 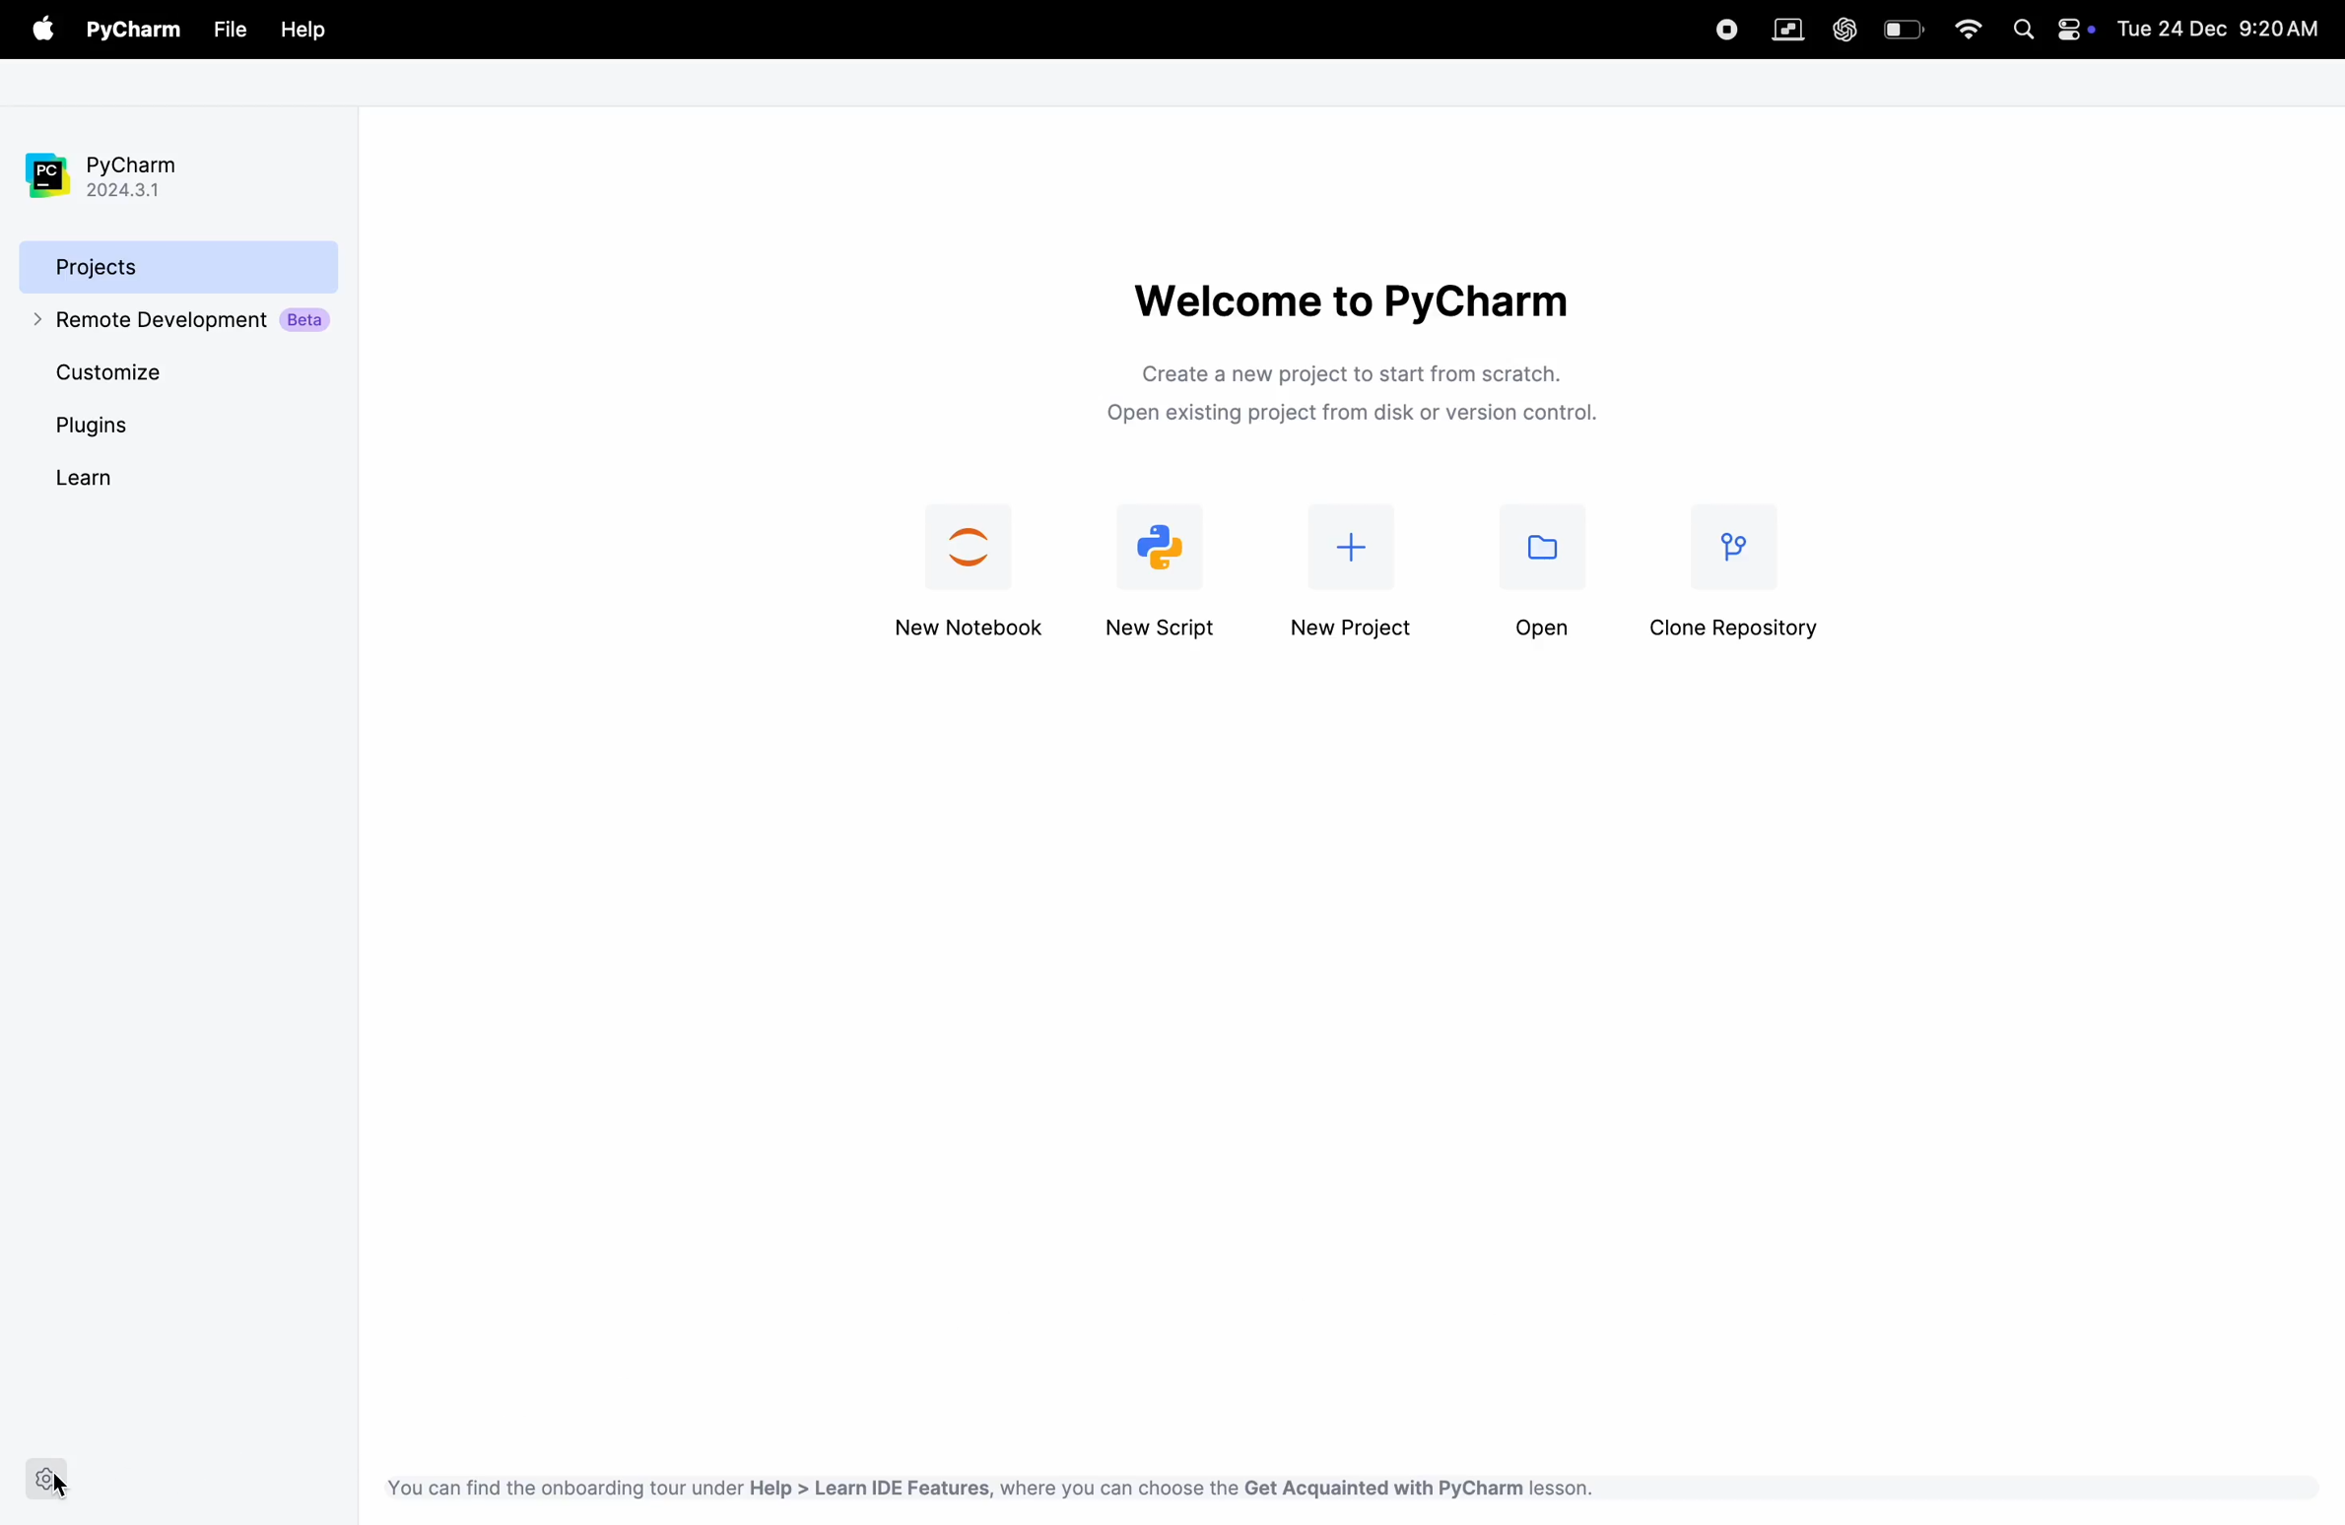 I want to click on vm, so click(x=1787, y=31).